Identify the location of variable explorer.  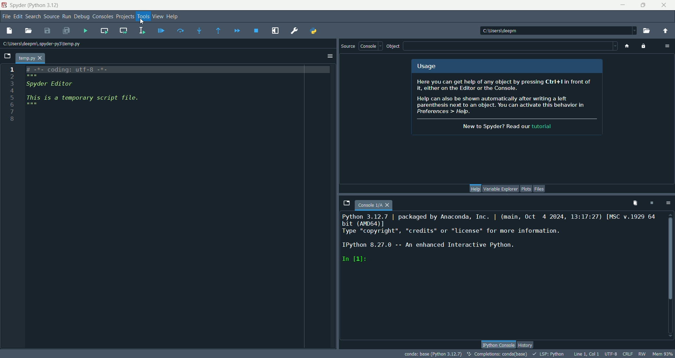
(501, 189).